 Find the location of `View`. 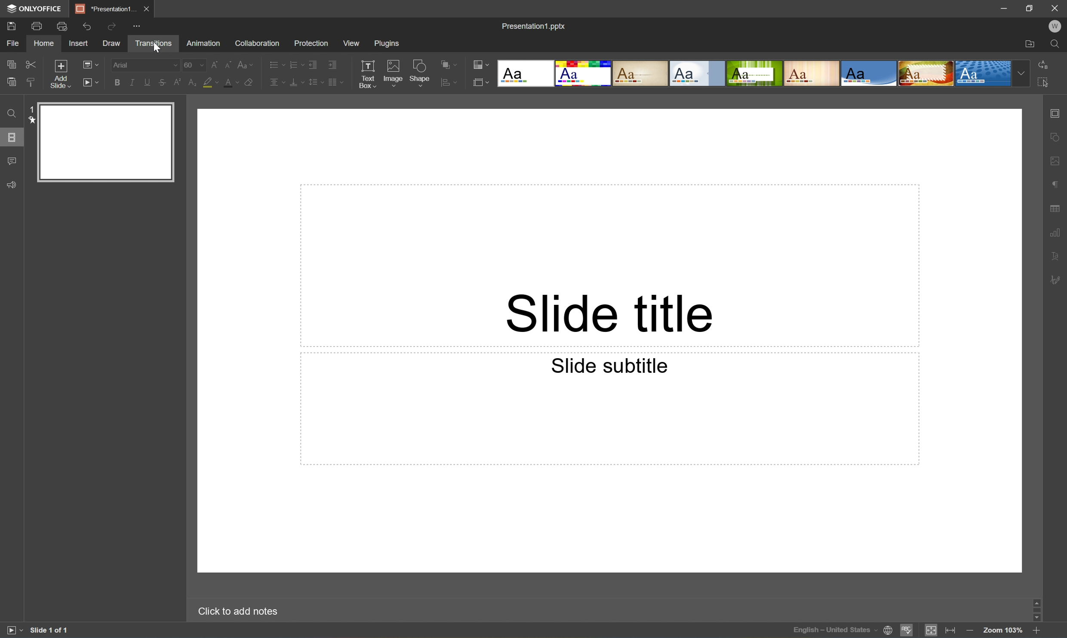

View is located at coordinates (351, 43).